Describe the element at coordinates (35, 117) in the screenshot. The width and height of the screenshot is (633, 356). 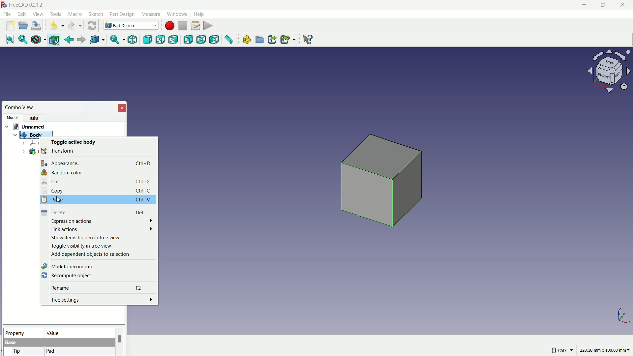
I see `task` at that location.